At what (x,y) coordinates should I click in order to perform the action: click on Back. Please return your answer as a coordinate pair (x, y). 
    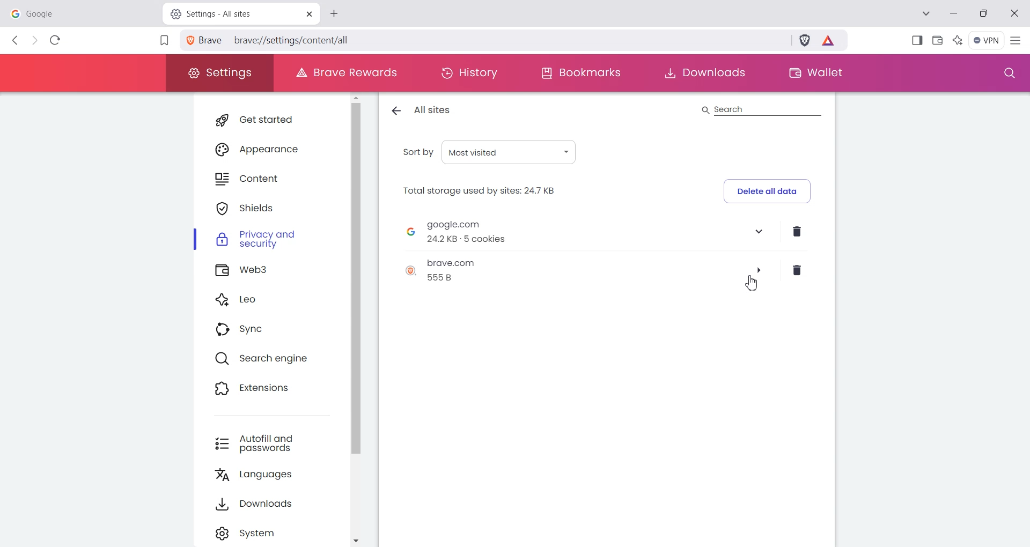
    Looking at the image, I should click on (16, 40).